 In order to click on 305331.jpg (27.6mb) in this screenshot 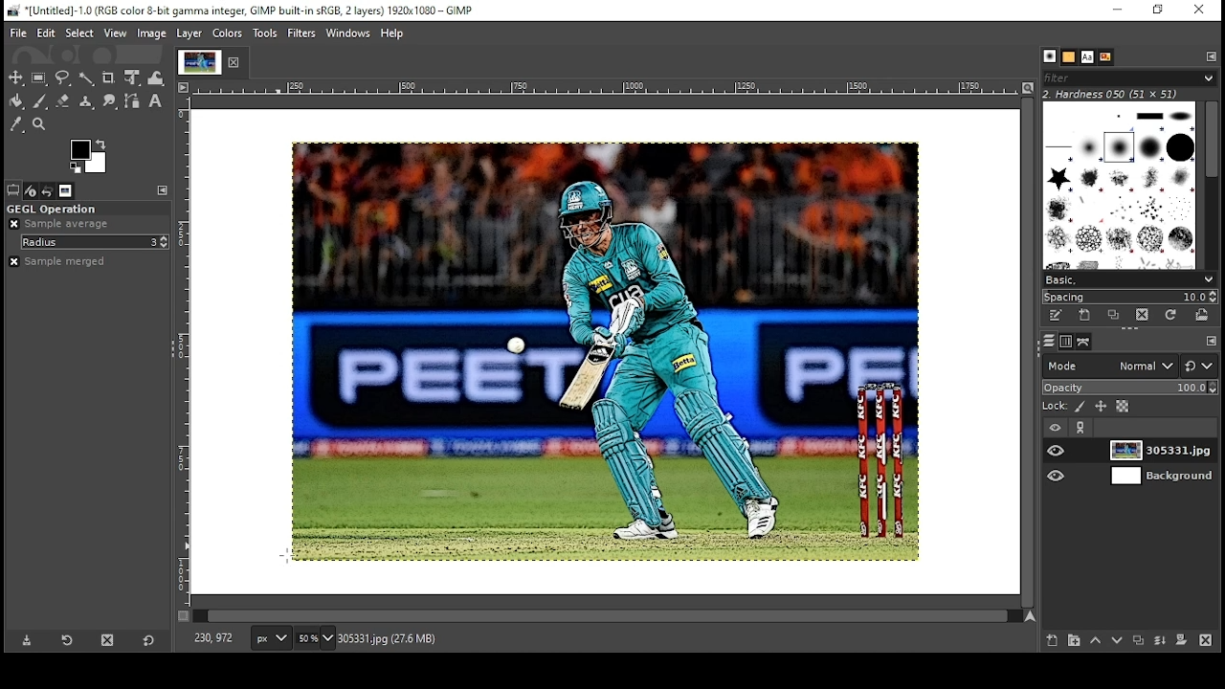, I will do `click(388, 639)`.